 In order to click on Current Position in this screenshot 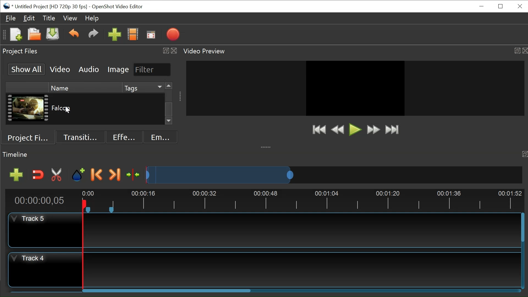, I will do `click(39, 201)`.